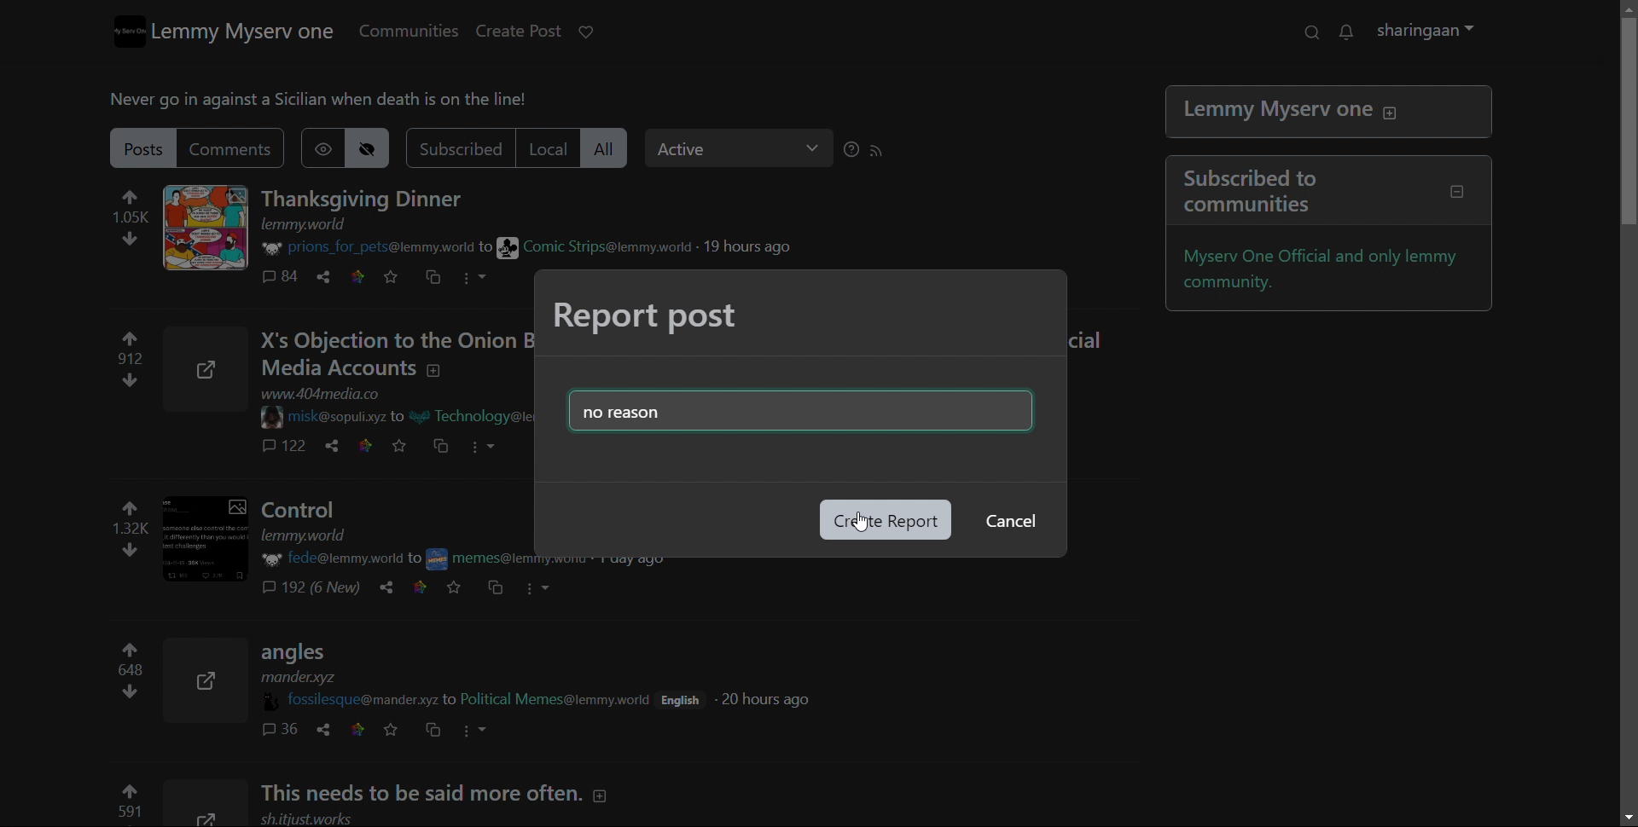 This screenshot has width=1638, height=827. I want to click on create post, so click(529, 31).